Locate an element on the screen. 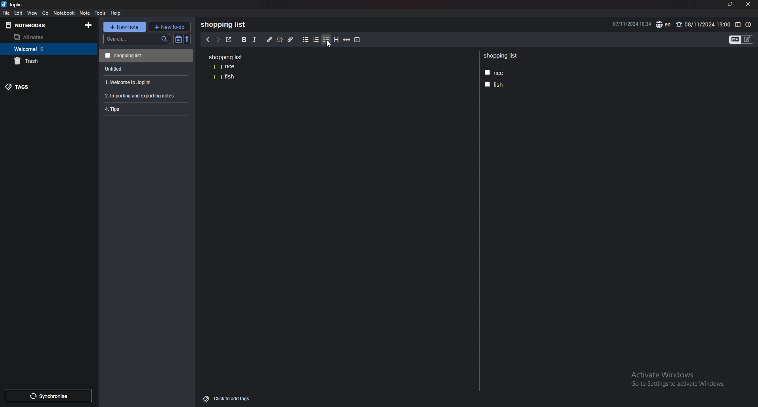 This screenshot has width=758, height=407. previous is located at coordinates (207, 40).